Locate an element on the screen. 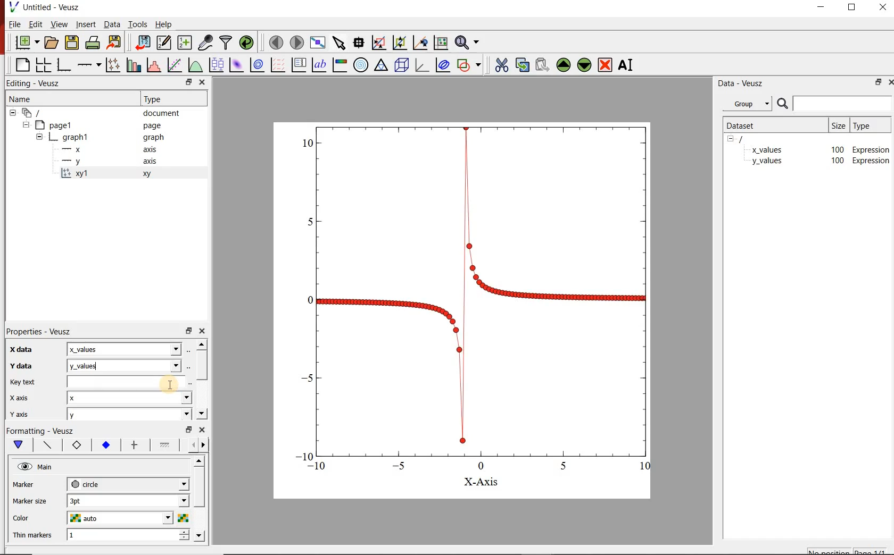 This screenshot has height=555, width=894. plot bar charts is located at coordinates (134, 65).